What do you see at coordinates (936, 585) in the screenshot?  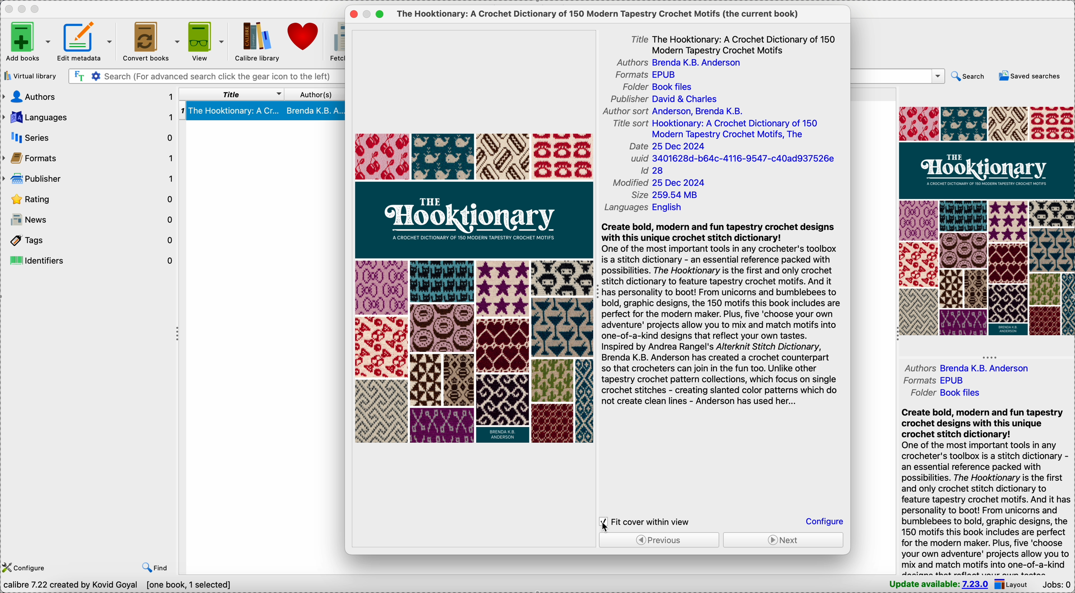 I see `update available` at bounding box center [936, 585].